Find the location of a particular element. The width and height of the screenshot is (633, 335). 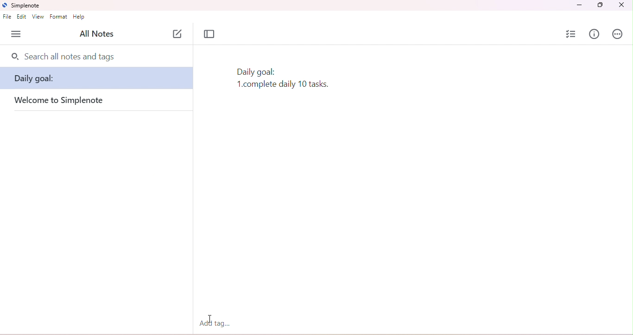

close is located at coordinates (621, 5).